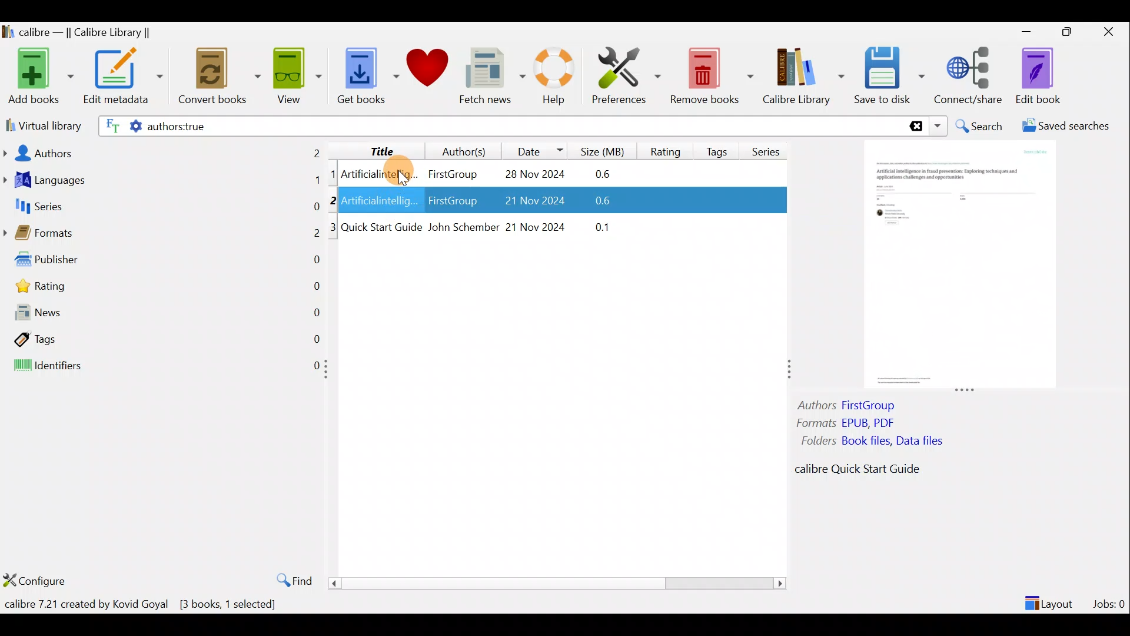 The image size is (1130, 636). Describe the element at coordinates (970, 74) in the screenshot. I see `Connect/share` at that location.